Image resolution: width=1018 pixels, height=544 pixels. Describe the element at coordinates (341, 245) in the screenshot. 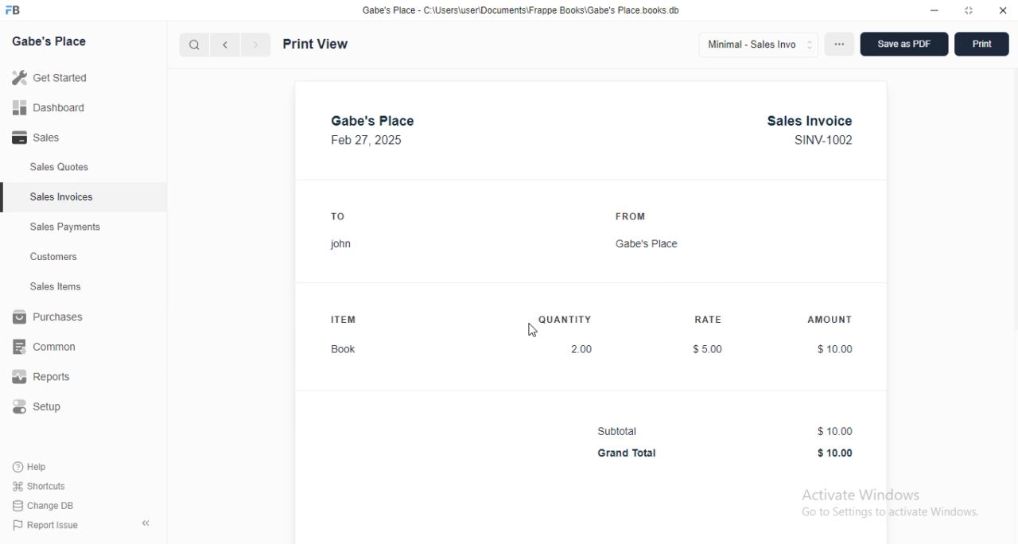

I see `john` at that location.